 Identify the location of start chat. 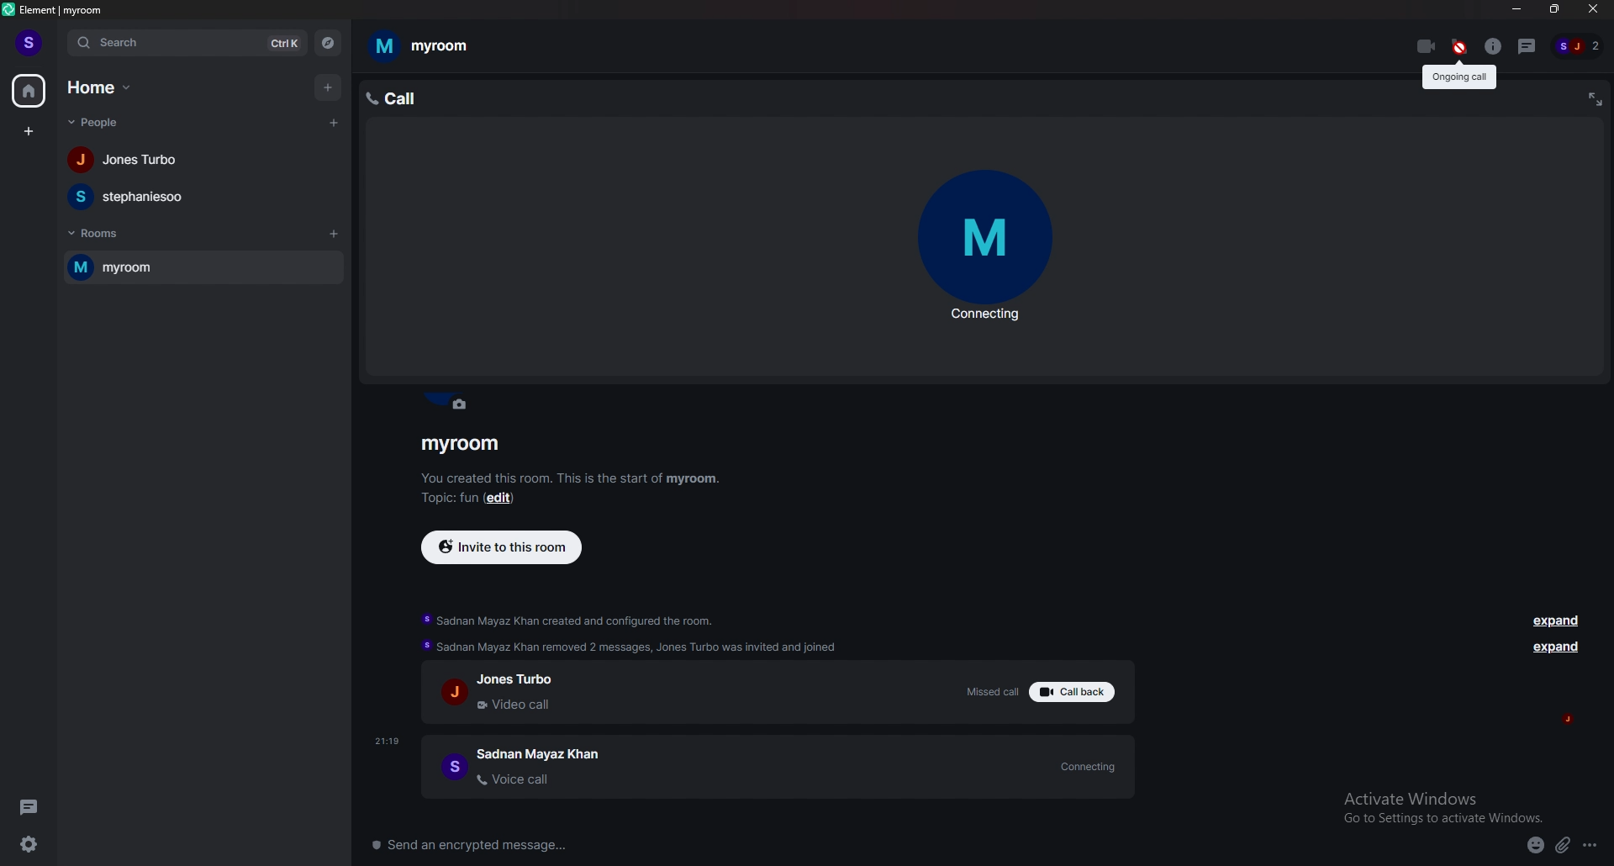
(335, 123).